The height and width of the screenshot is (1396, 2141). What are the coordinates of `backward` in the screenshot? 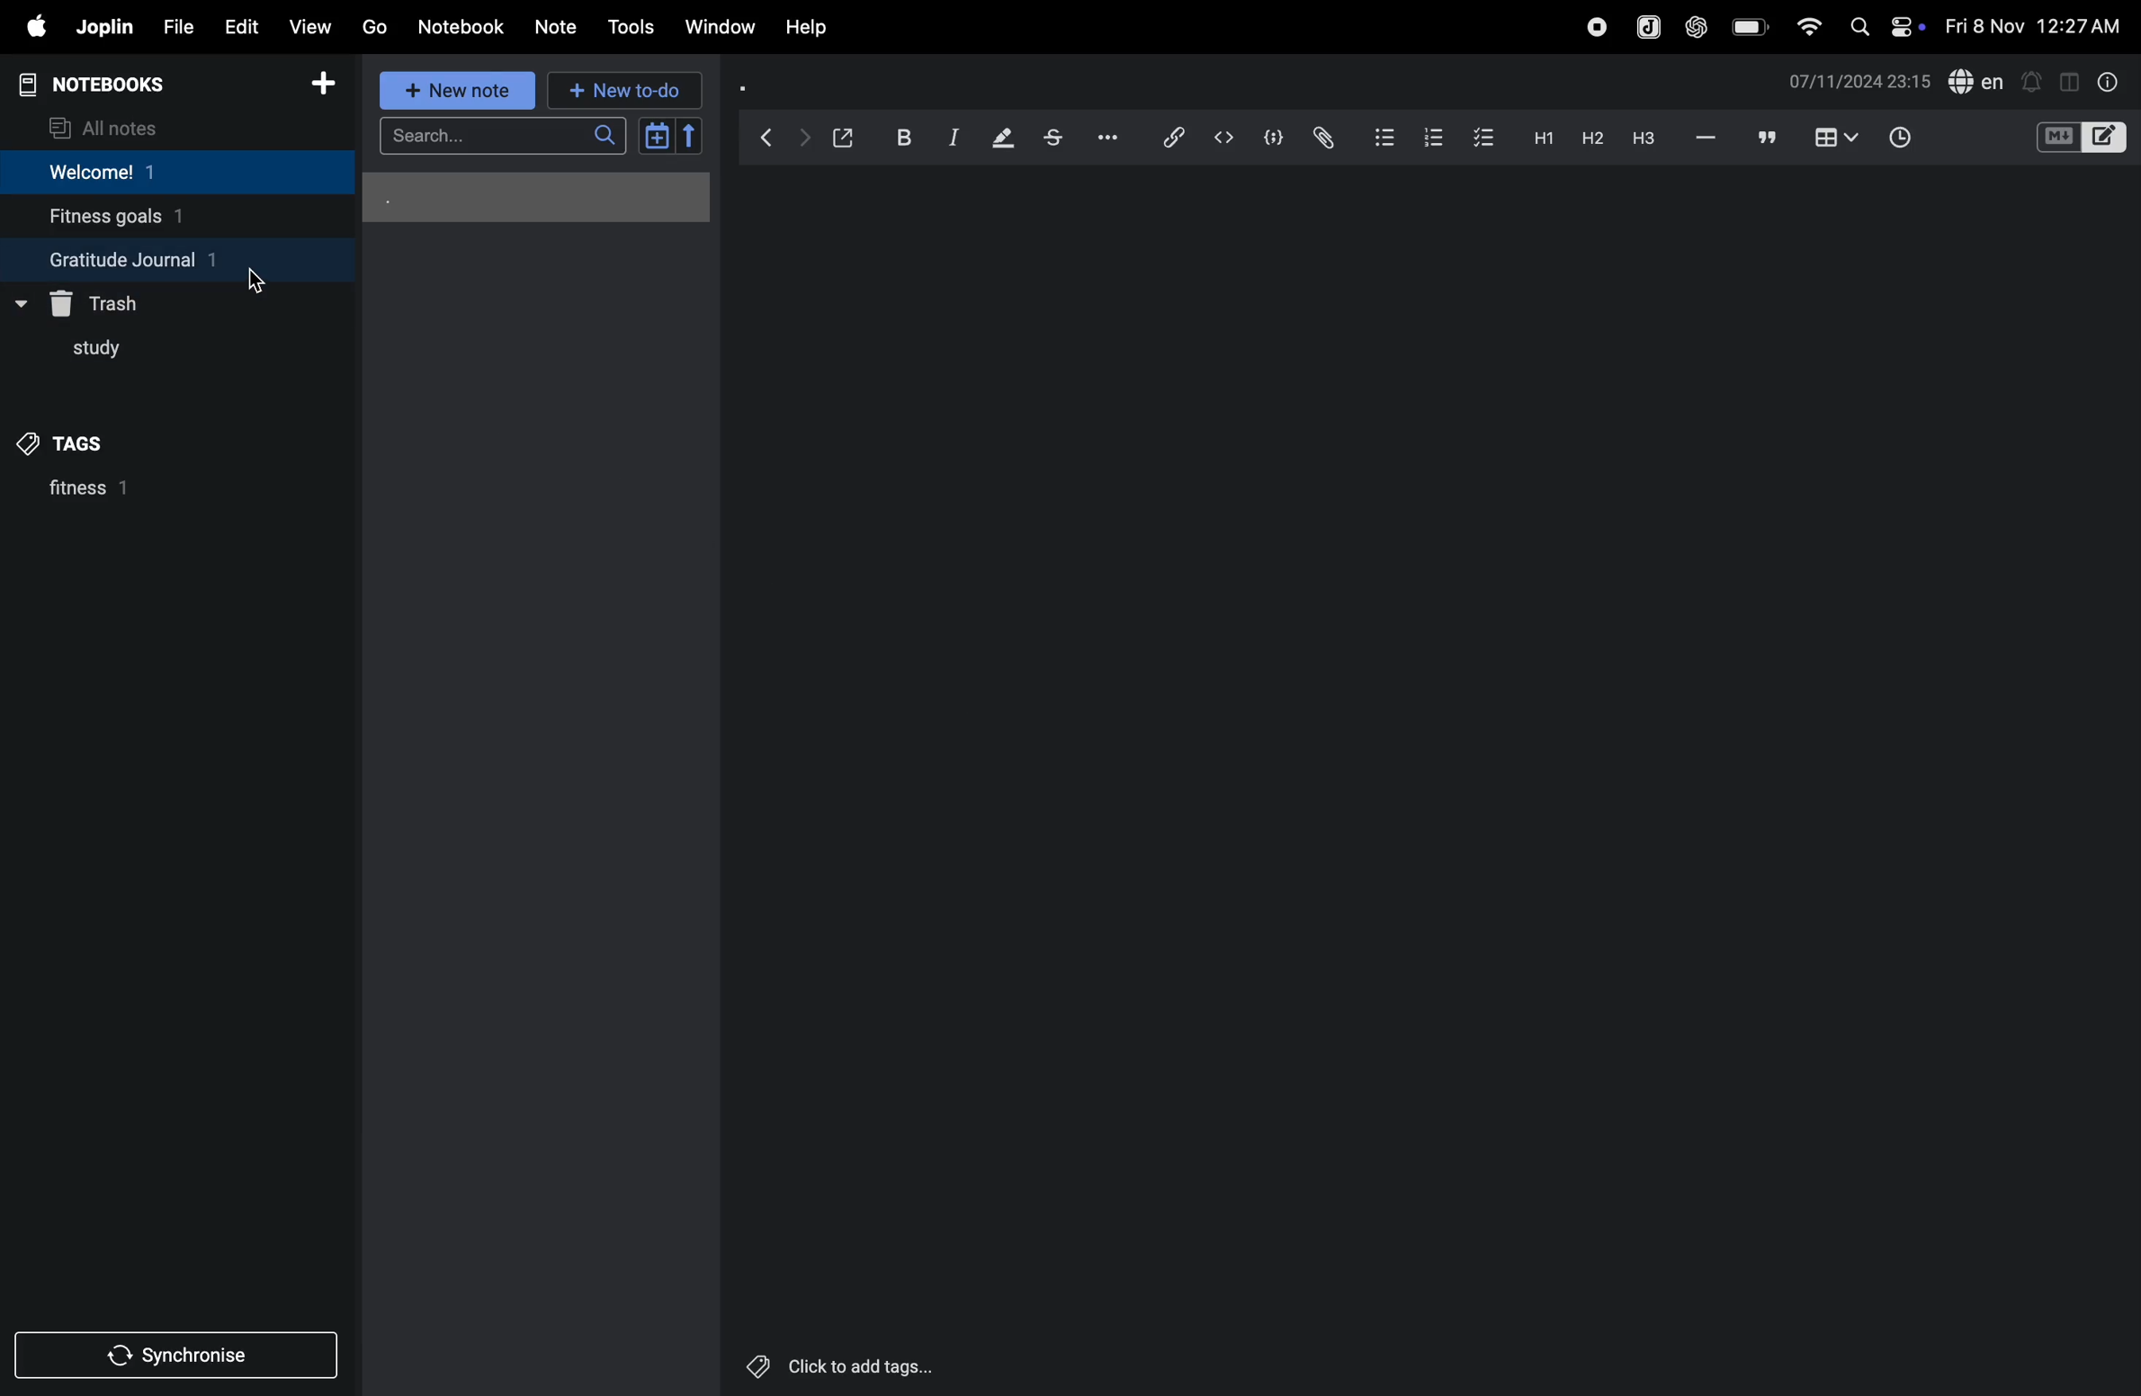 It's located at (768, 137).